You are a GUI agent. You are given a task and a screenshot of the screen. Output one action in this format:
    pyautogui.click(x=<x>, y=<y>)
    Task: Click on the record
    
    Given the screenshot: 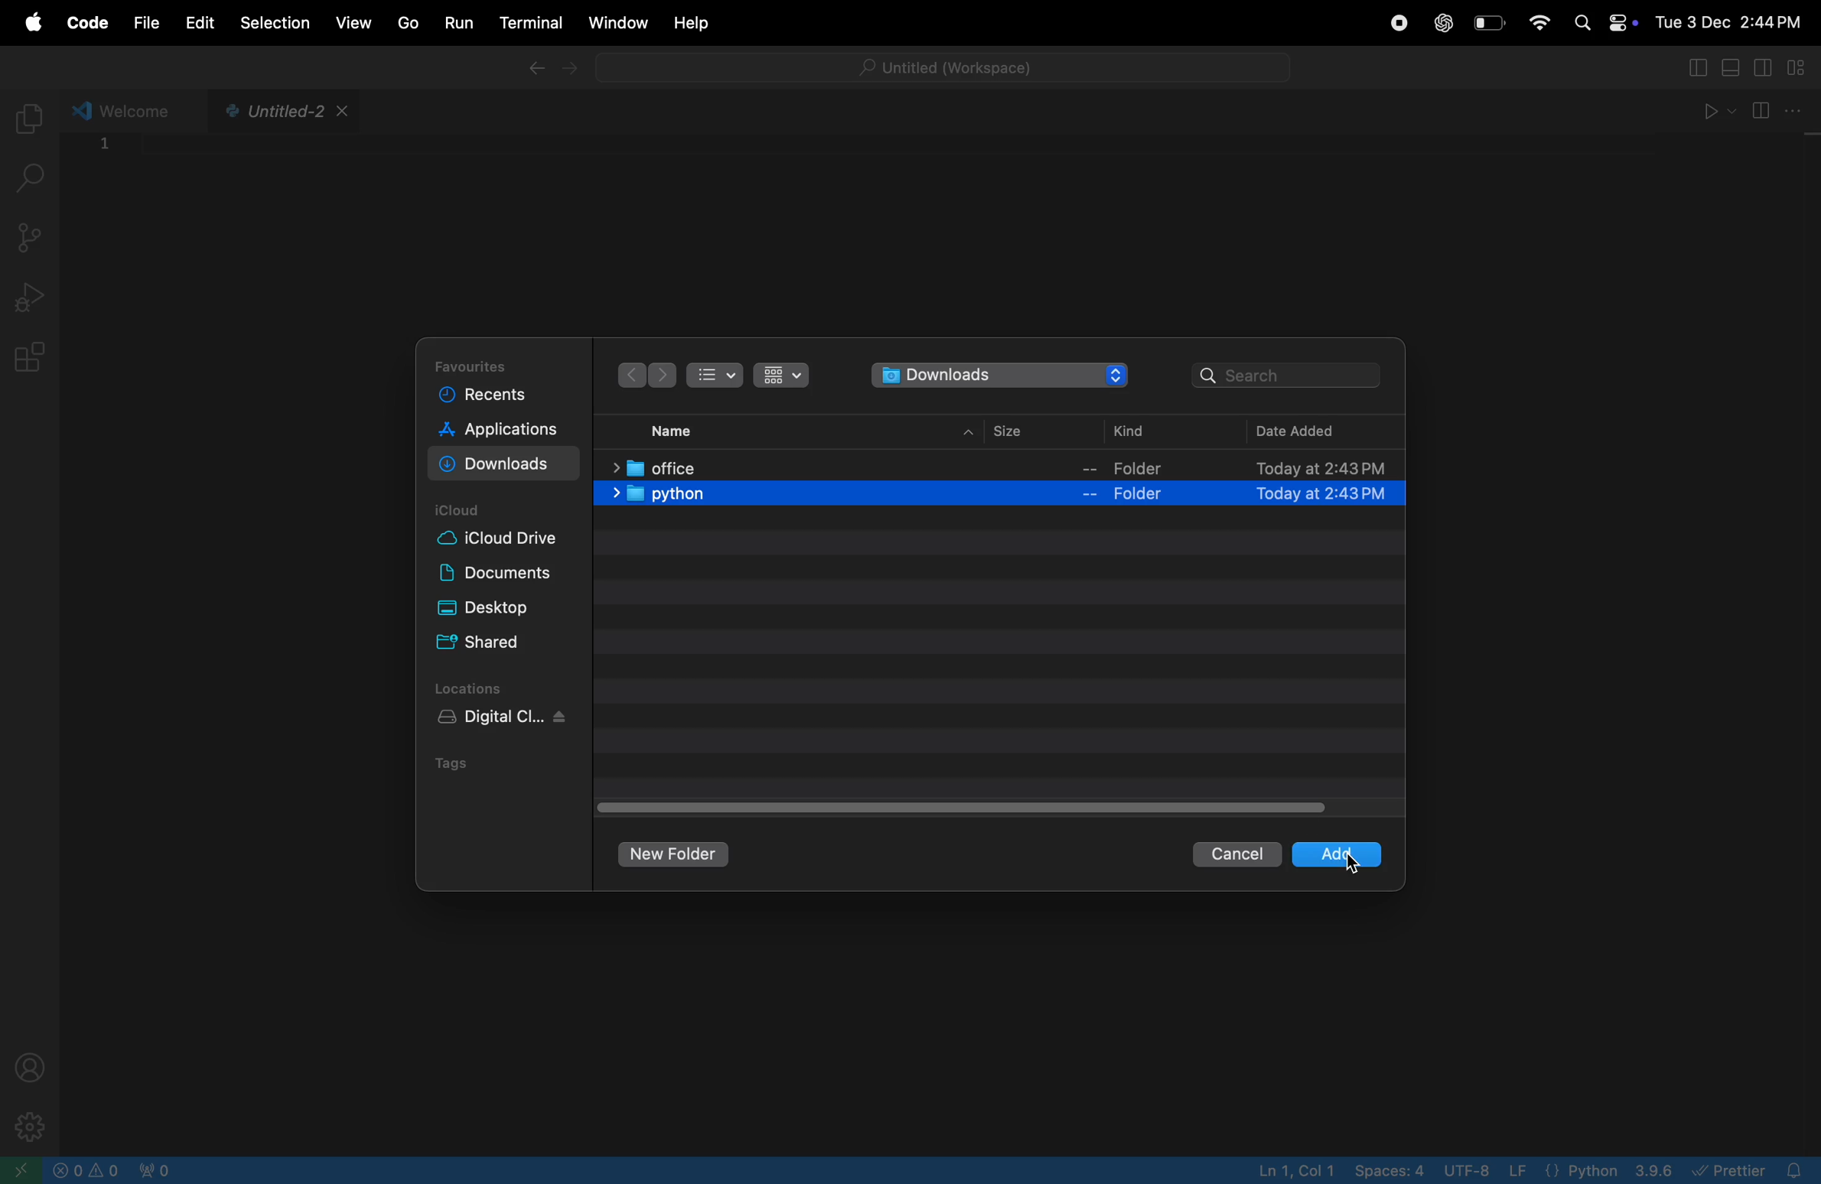 What is the action you would take?
    pyautogui.click(x=1397, y=23)
    